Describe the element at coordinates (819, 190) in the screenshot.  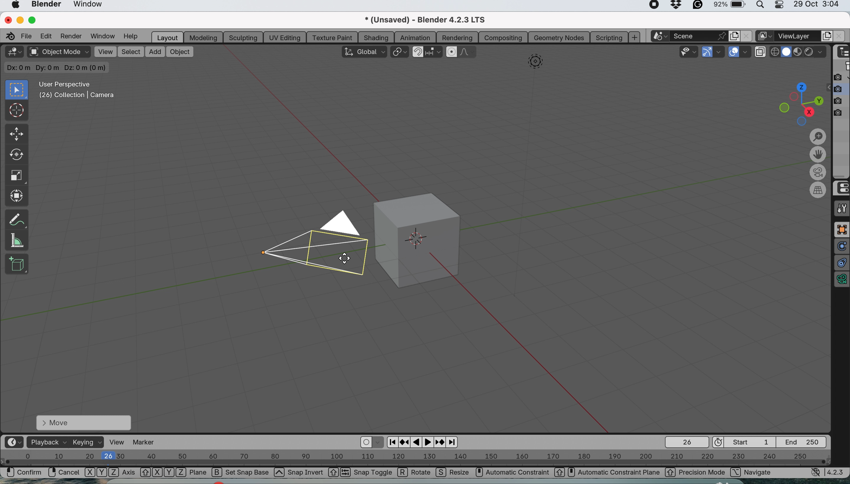
I see `switch current view` at that location.